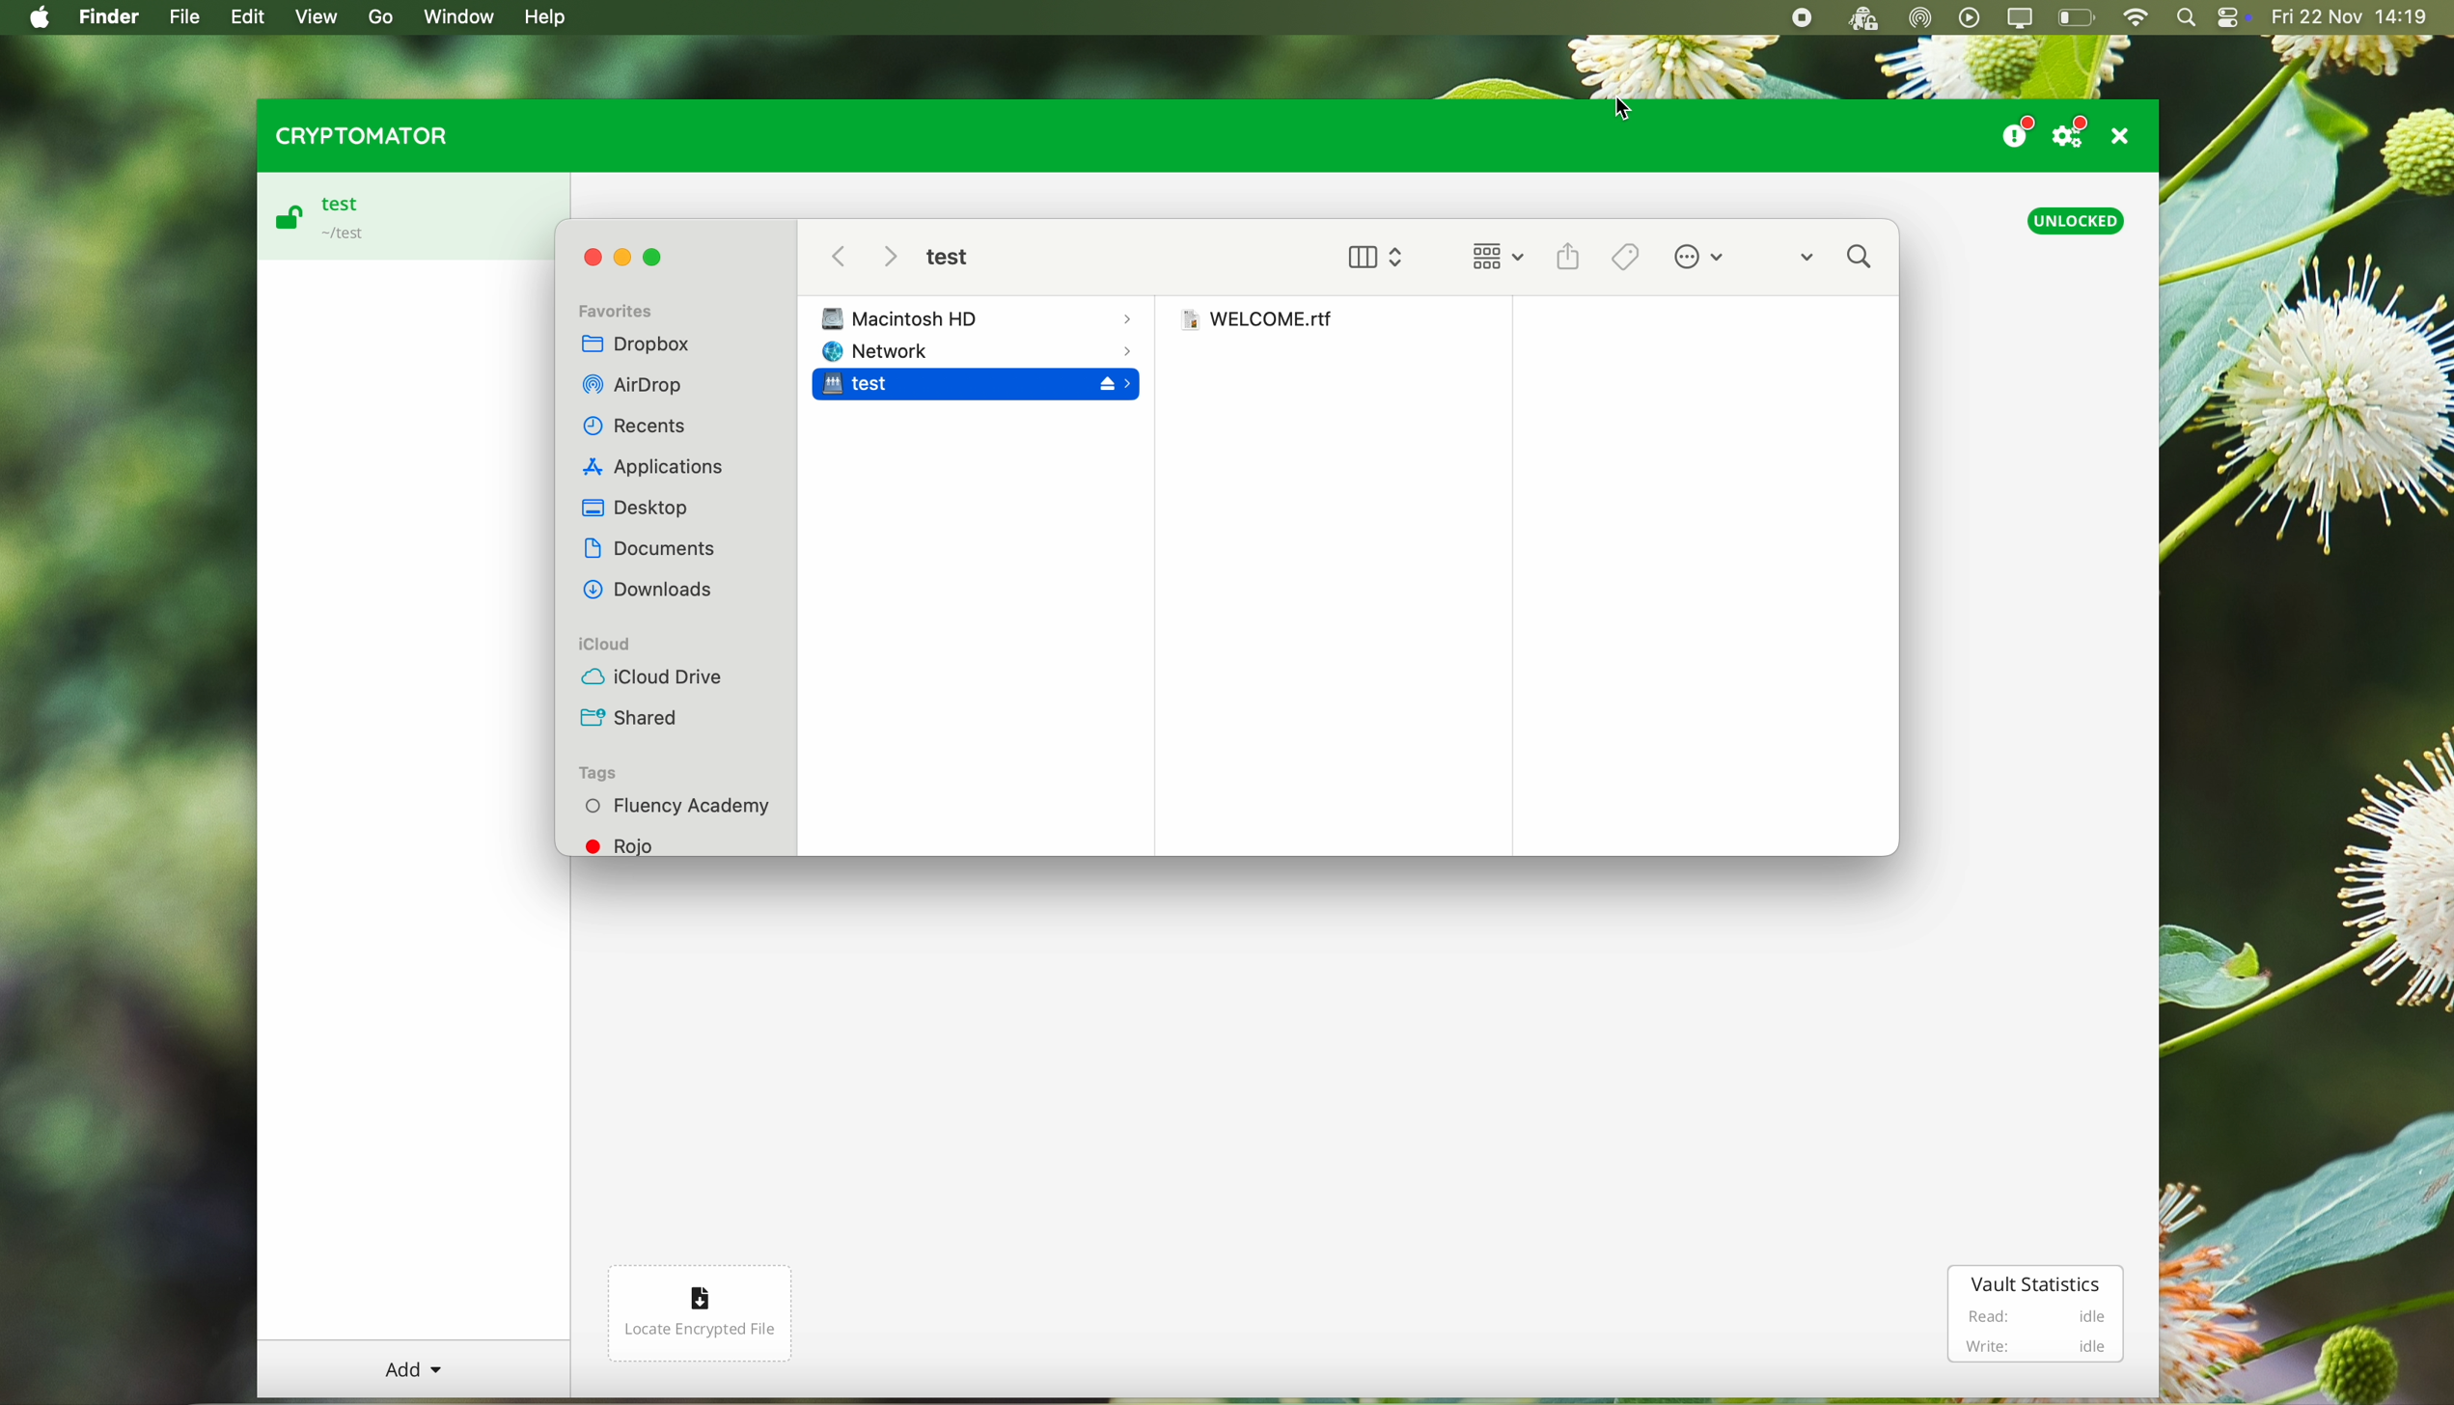 The width and height of the screenshot is (2454, 1405). Describe the element at coordinates (632, 390) in the screenshot. I see `airdrop` at that location.